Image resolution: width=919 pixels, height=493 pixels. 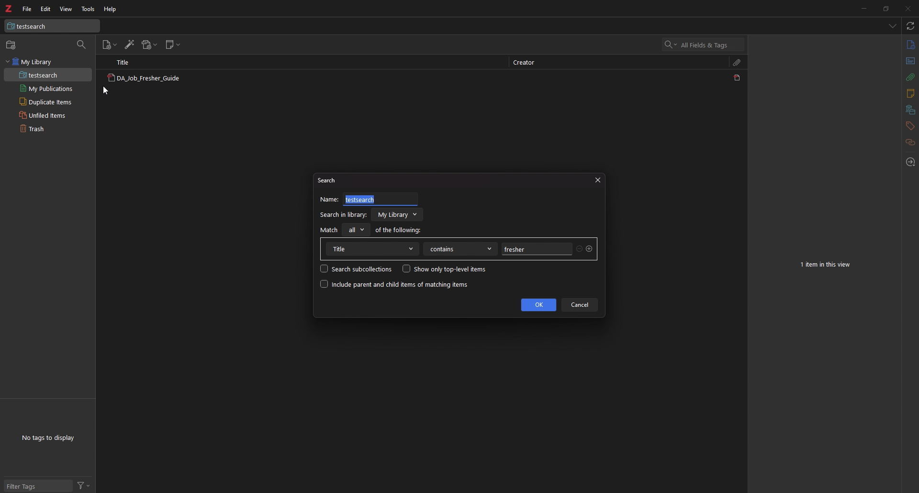 What do you see at coordinates (48, 115) in the screenshot?
I see `unfiled items` at bounding box center [48, 115].